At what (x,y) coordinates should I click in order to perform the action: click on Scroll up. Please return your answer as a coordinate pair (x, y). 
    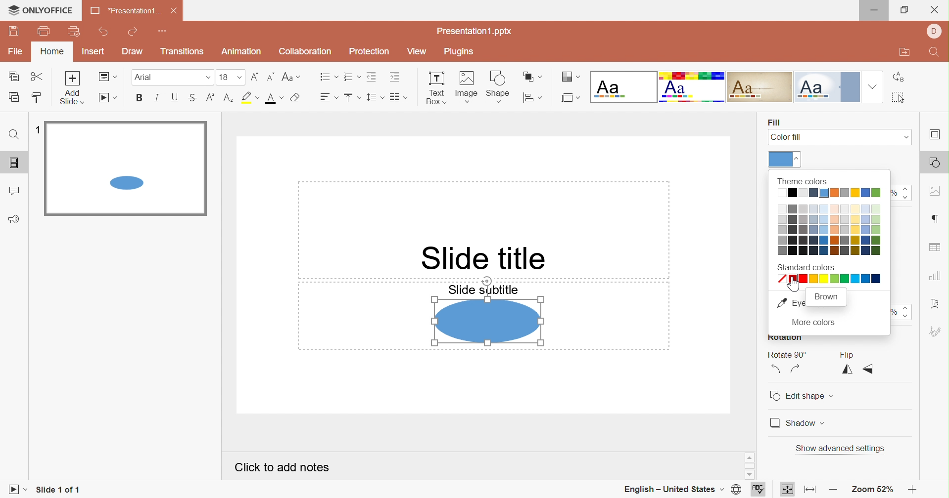
    Looking at the image, I should click on (753, 456).